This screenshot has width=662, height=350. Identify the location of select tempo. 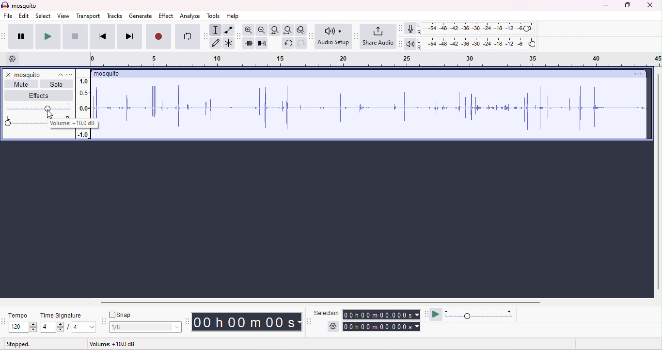
(22, 327).